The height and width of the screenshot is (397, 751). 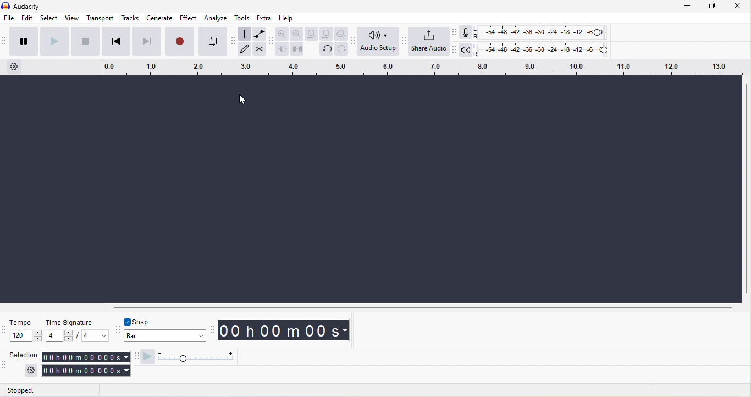 What do you see at coordinates (311, 34) in the screenshot?
I see `fit selection to width` at bounding box center [311, 34].